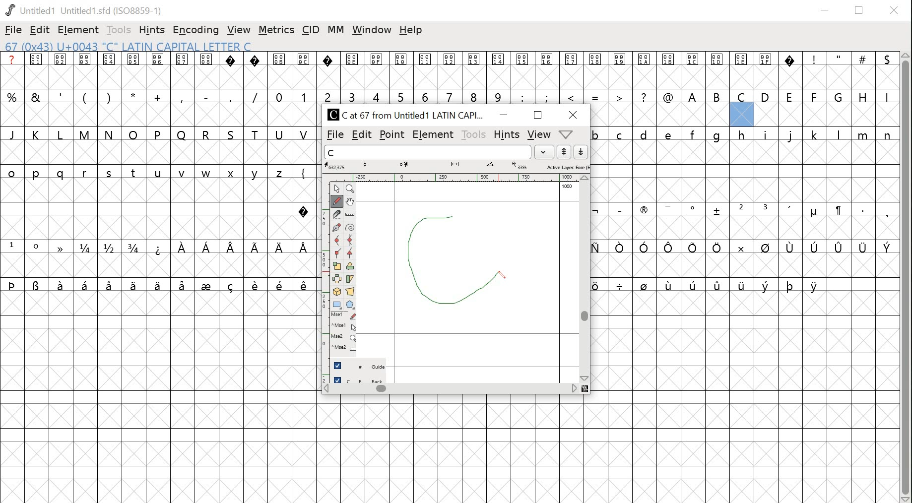 This screenshot has width=912, height=503. What do you see at coordinates (238, 29) in the screenshot?
I see `view` at bounding box center [238, 29].